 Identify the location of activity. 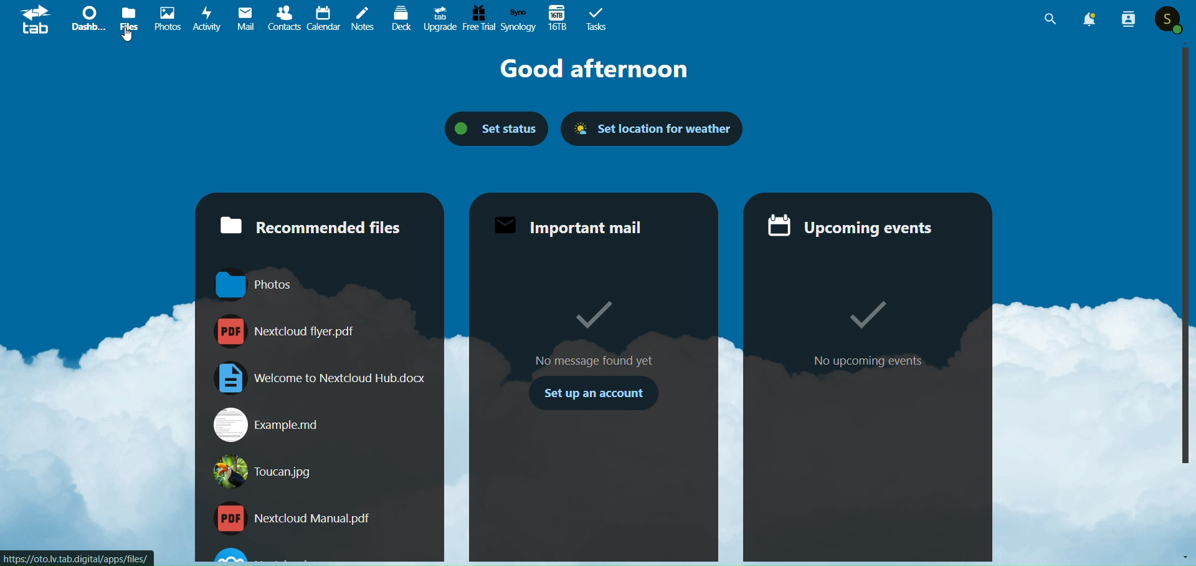
(207, 19).